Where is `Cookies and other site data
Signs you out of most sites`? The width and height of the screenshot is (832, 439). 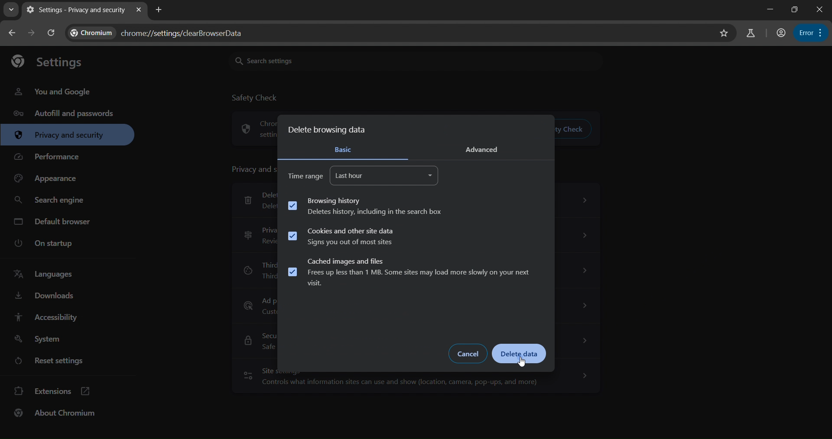
Cookies and other site data
Signs you out of most sites is located at coordinates (340, 237).